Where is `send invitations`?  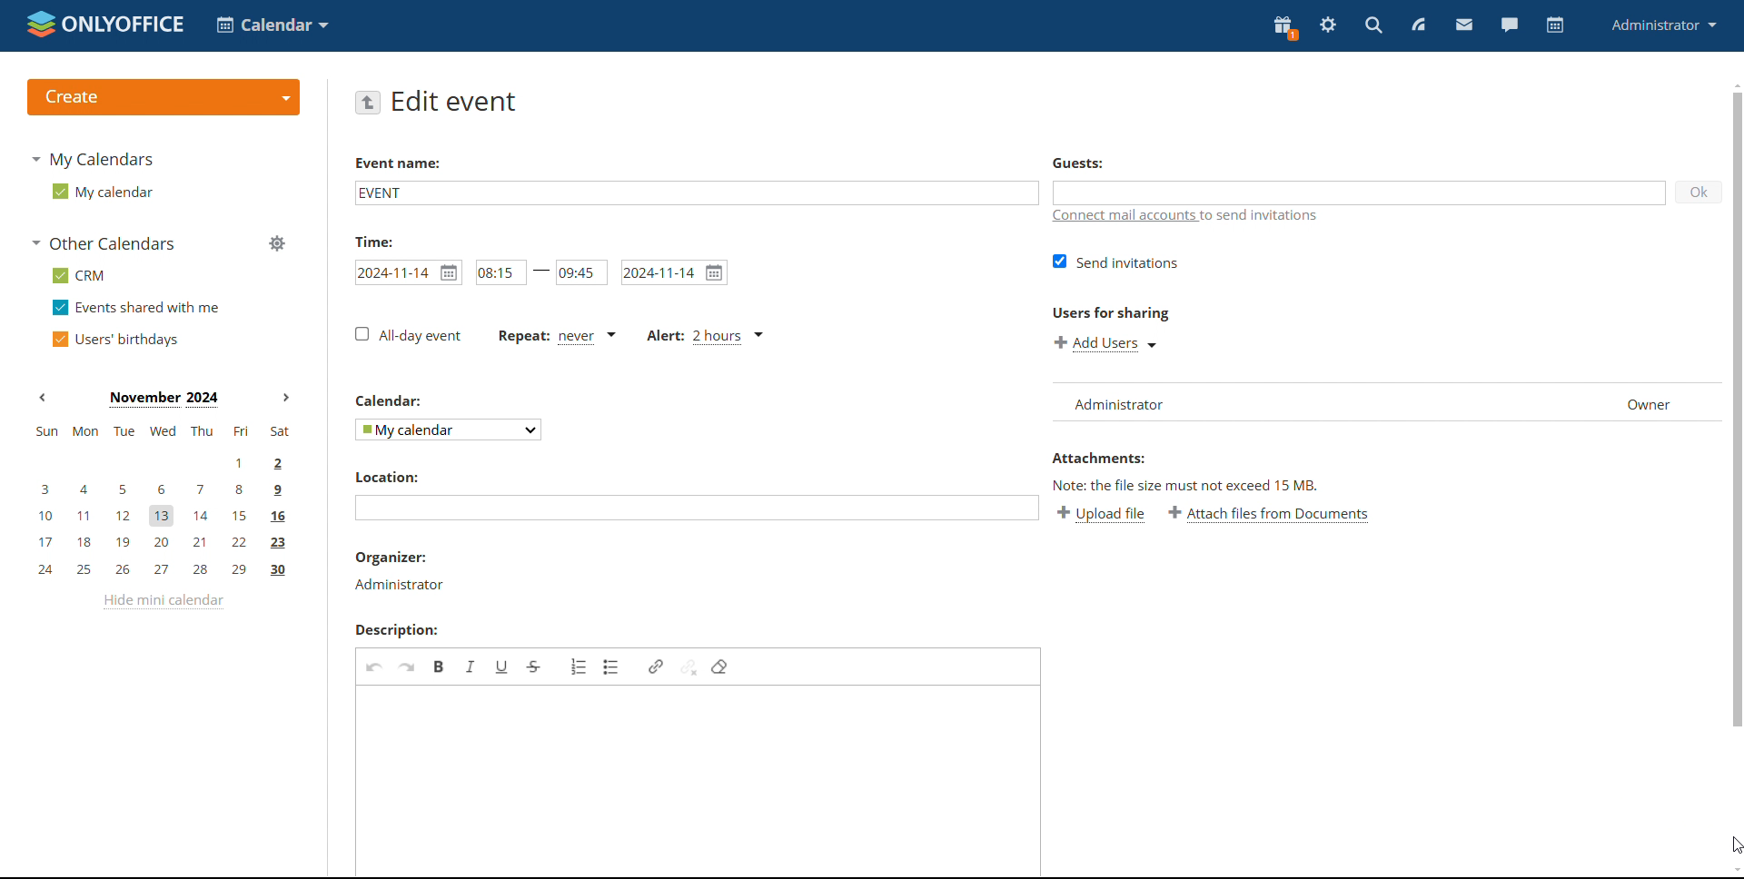 send invitations is located at coordinates (1115, 262).